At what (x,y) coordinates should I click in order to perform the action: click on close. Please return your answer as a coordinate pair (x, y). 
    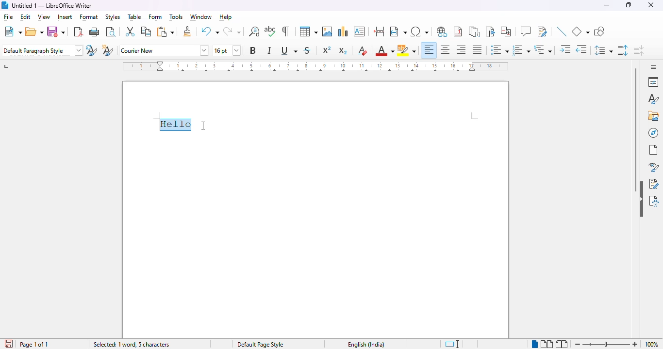
    Looking at the image, I should click on (652, 5).